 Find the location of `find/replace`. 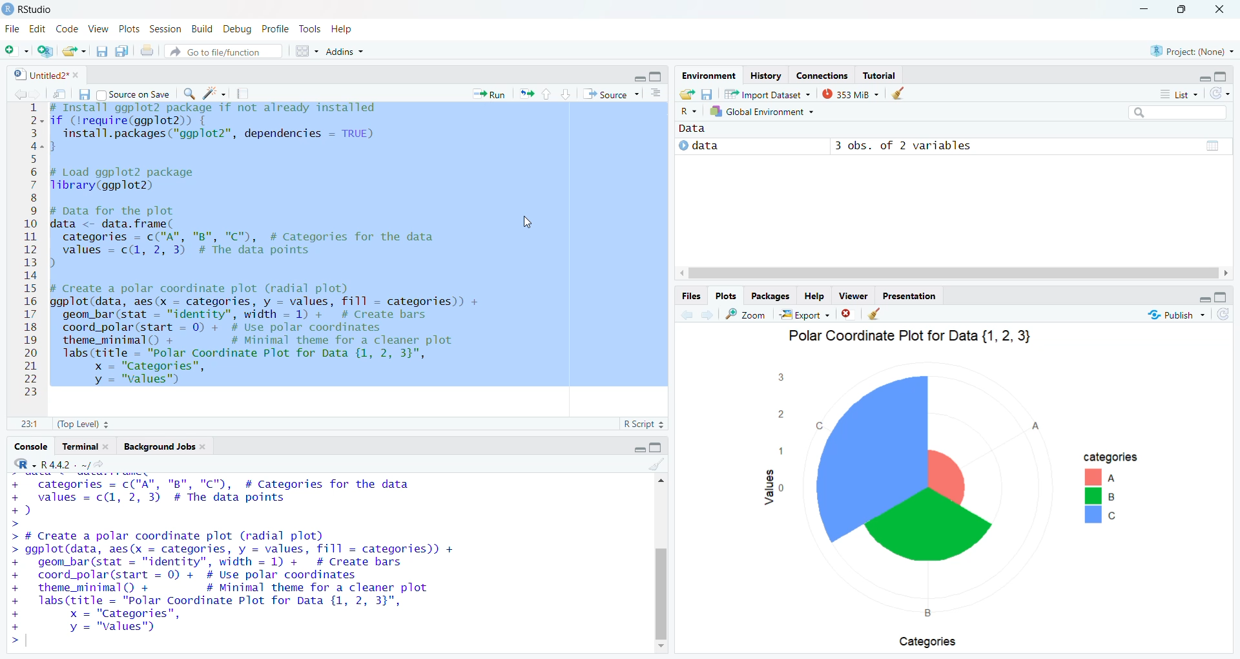

find/replace is located at coordinates (189, 93).